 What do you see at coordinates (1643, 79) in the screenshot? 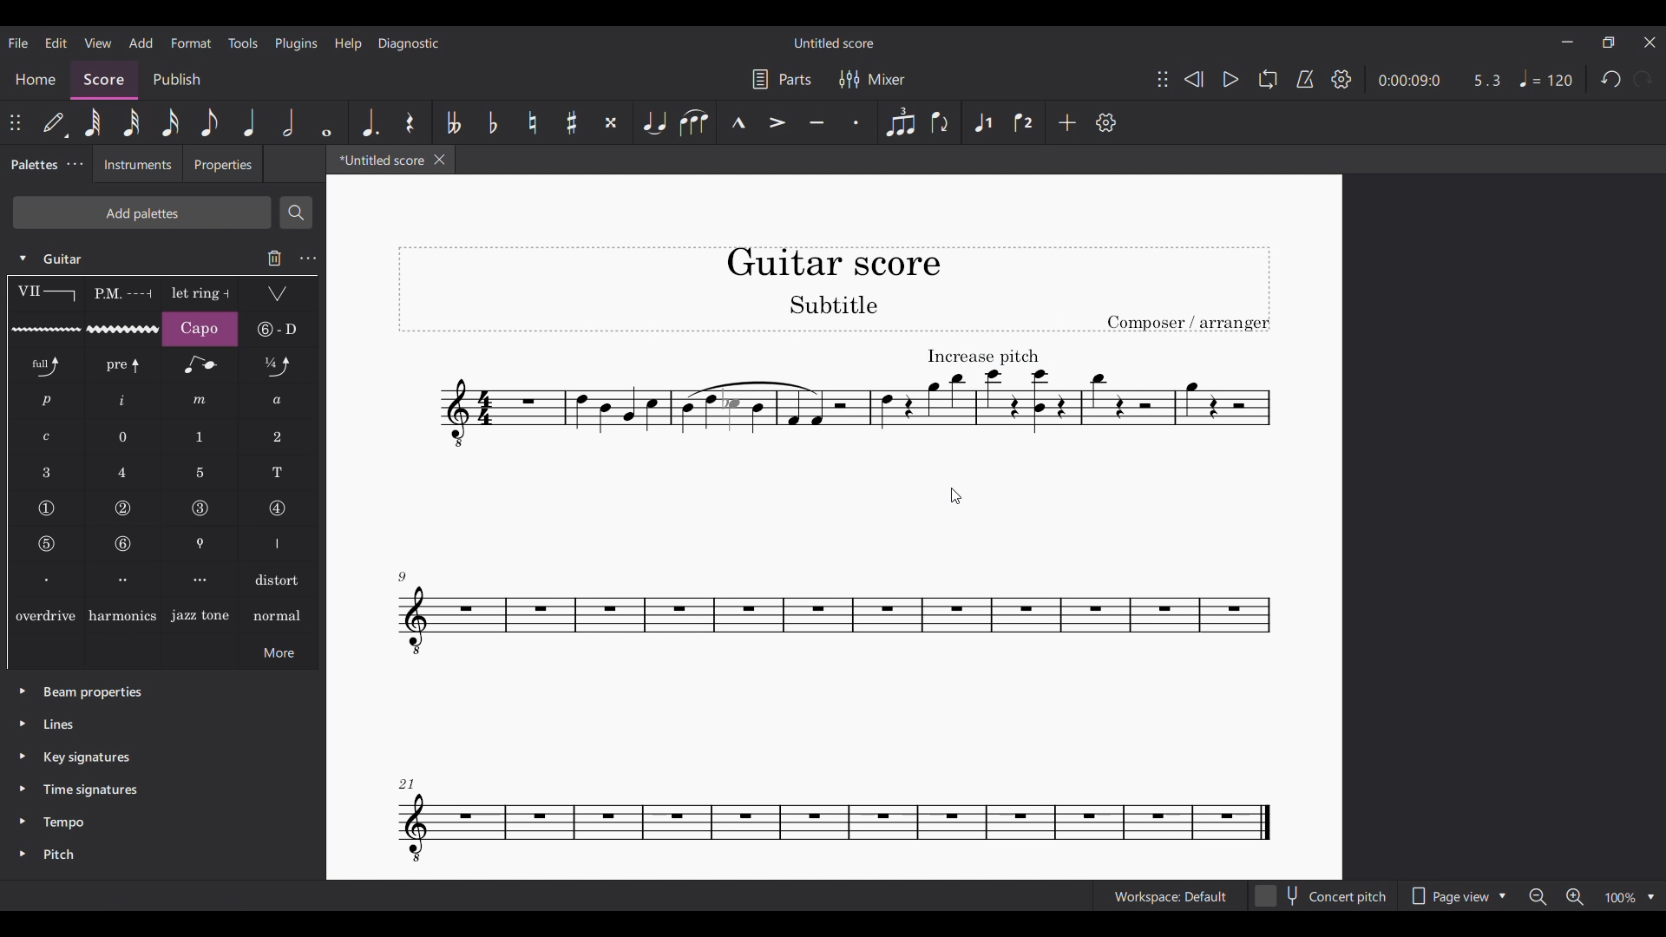
I see `Redo` at bounding box center [1643, 79].